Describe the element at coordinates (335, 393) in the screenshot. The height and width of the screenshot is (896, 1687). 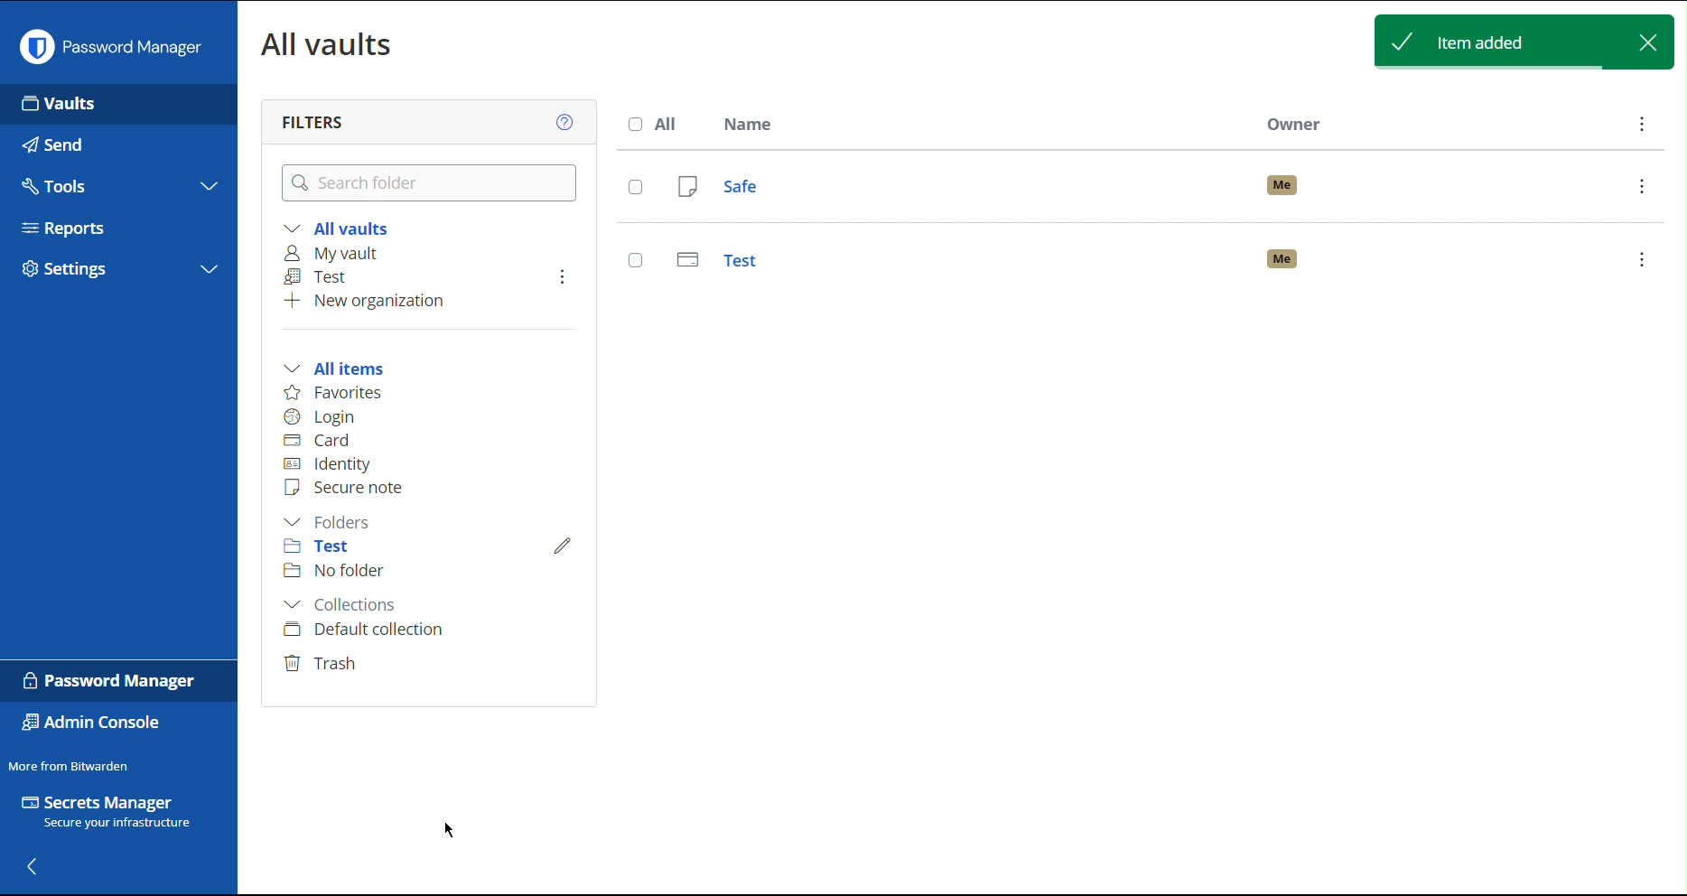
I see `Favorites` at that location.